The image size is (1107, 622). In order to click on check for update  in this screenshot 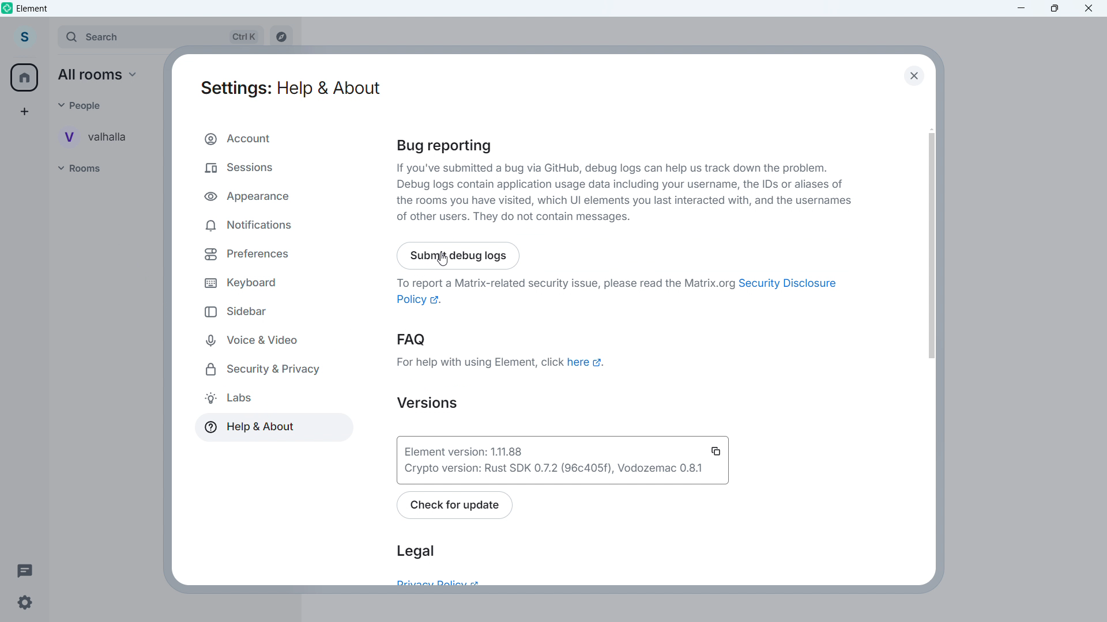, I will do `click(456, 506)`.